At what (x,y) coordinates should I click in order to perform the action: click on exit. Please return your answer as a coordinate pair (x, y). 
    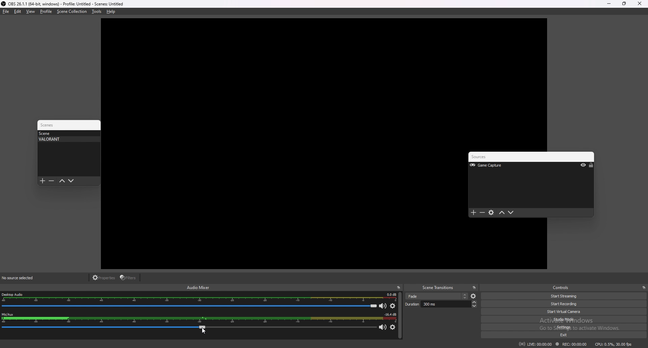
    Looking at the image, I should click on (562, 334).